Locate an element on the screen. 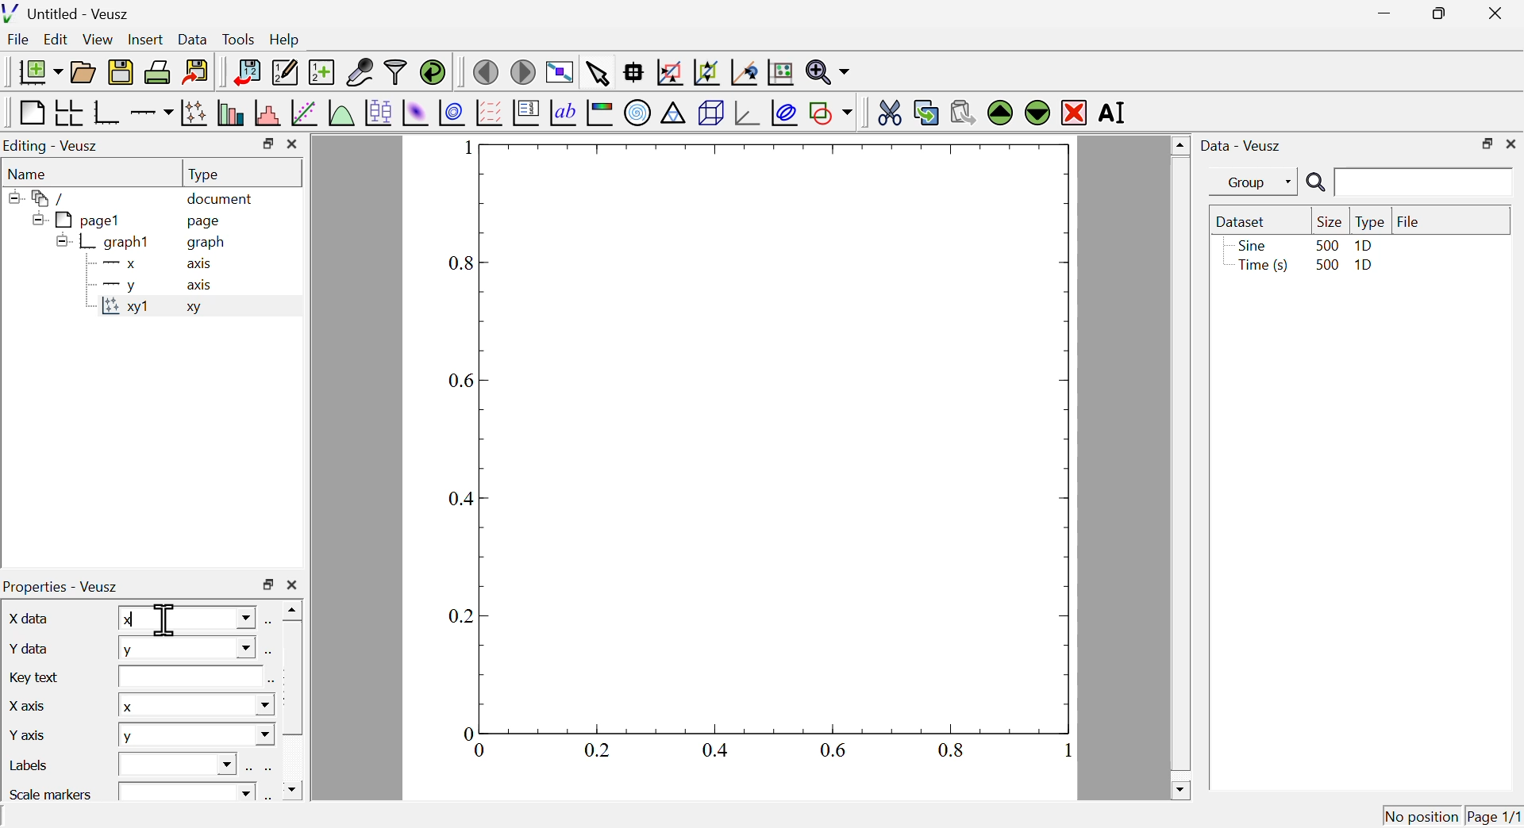 This screenshot has height=828, width=1524. open a document is located at coordinates (85, 71).